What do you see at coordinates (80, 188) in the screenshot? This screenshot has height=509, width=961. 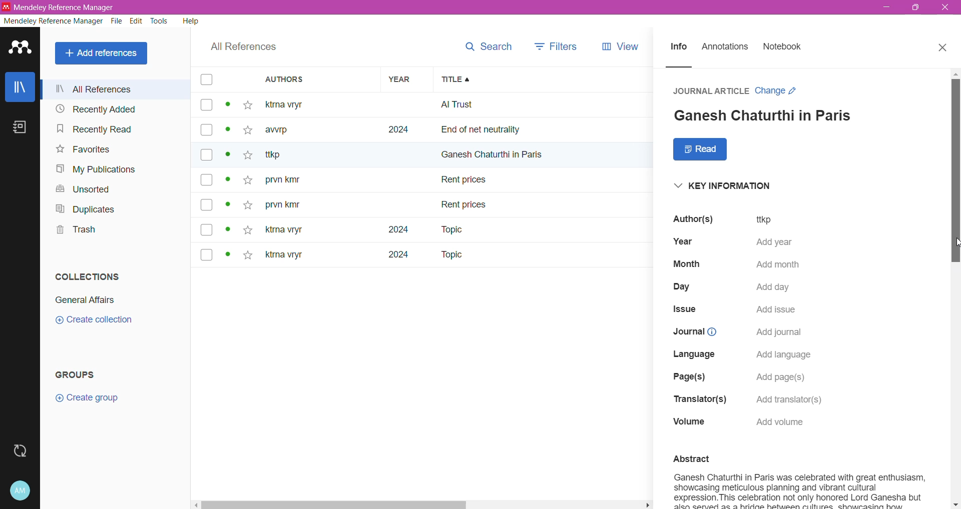 I see `Unsorted` at bounding box center [80, 188].